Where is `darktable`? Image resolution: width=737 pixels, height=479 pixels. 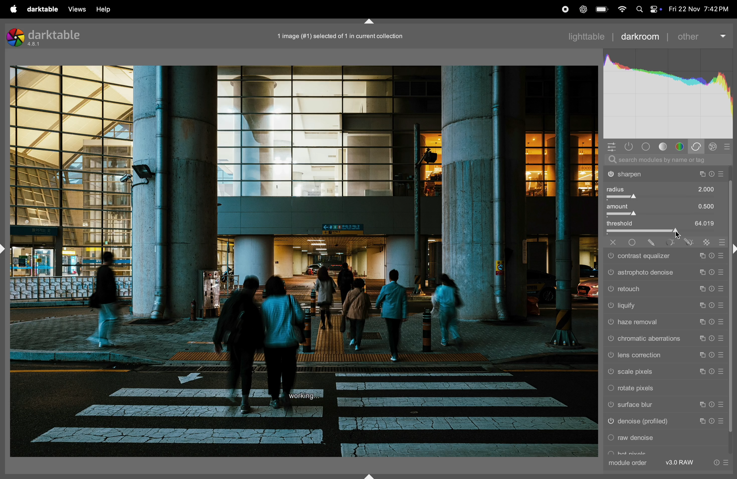
darktable is located at coordinates (47, 37).